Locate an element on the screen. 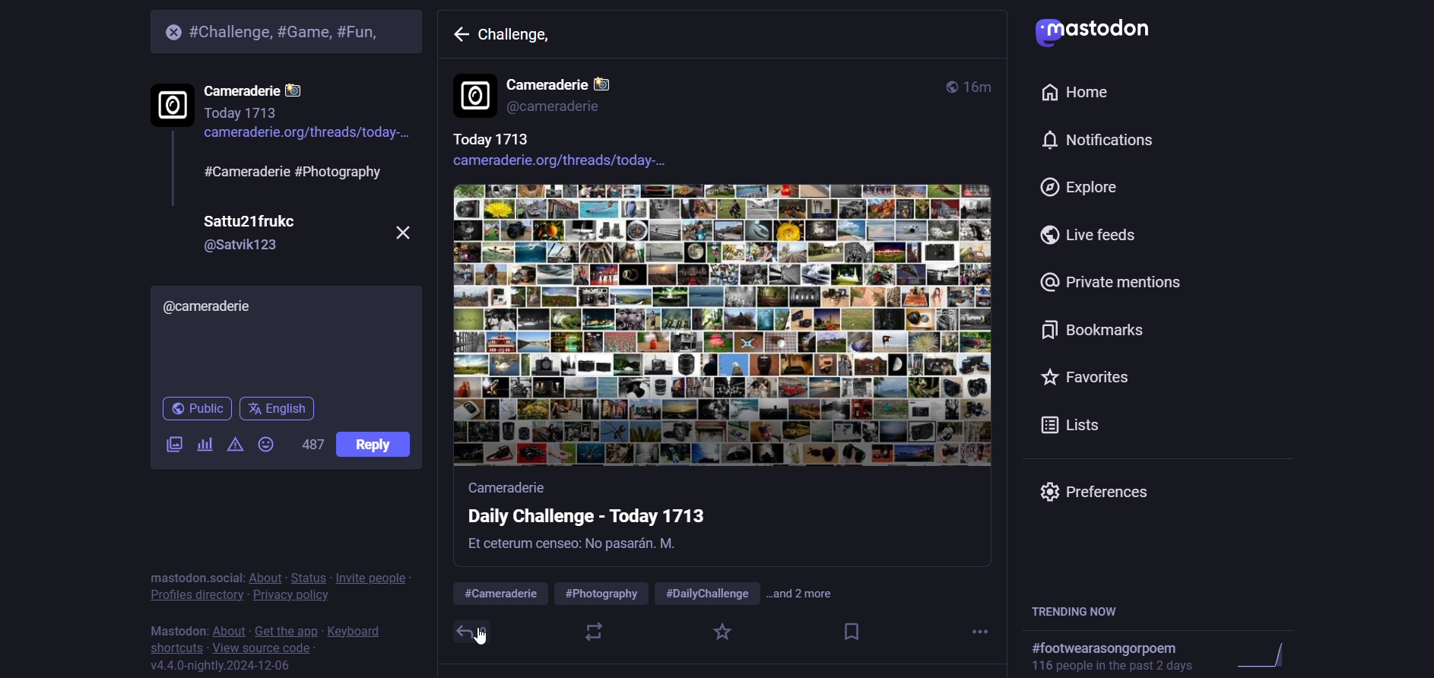  view source code is located at coordinates (265, 647).